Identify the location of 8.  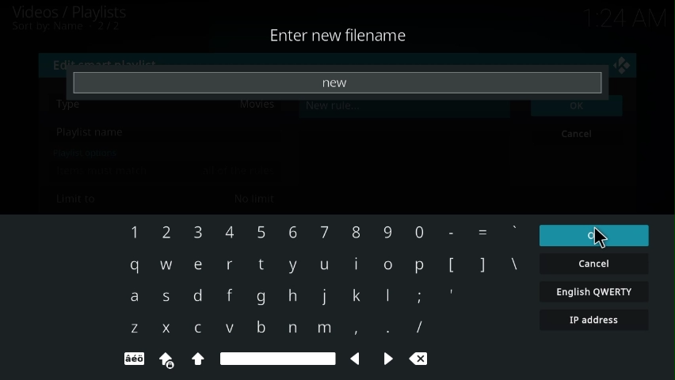
(354, 233).